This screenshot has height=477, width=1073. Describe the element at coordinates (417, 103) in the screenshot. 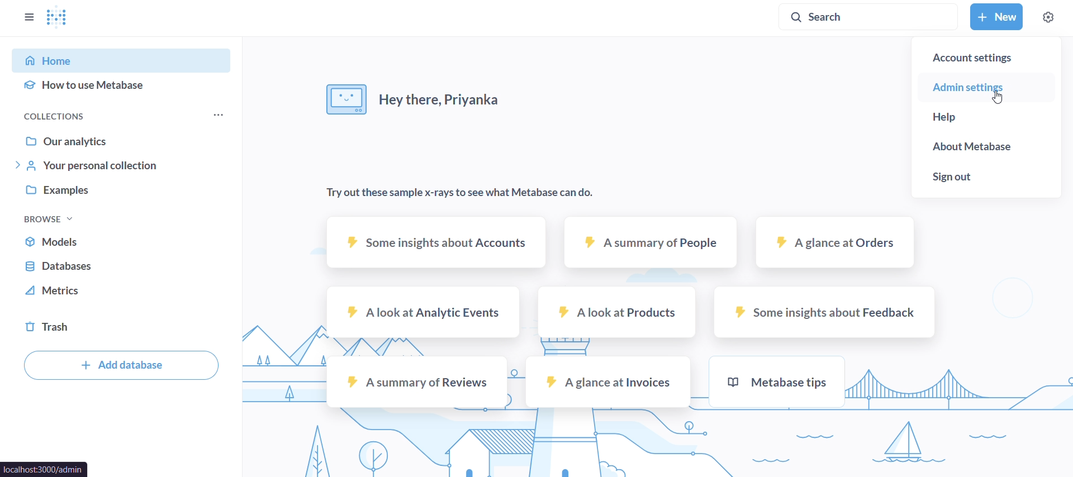

I see `hey there, priyanka` at that location.